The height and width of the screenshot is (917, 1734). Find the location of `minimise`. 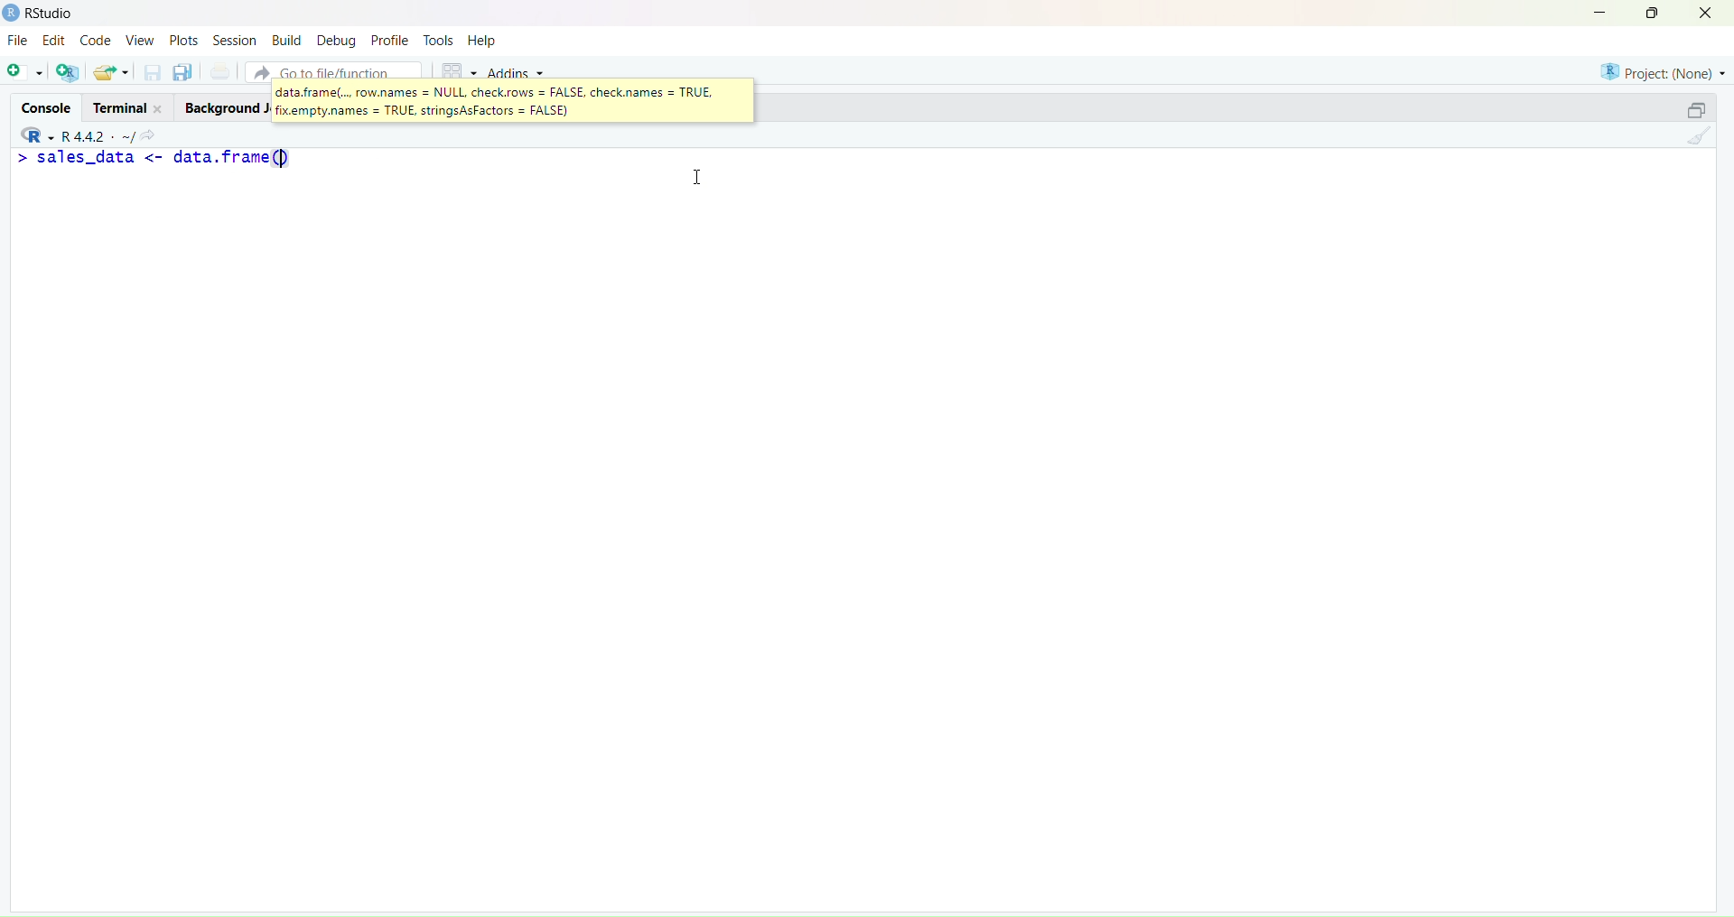

minimise is located at coordinates (1589, 11).